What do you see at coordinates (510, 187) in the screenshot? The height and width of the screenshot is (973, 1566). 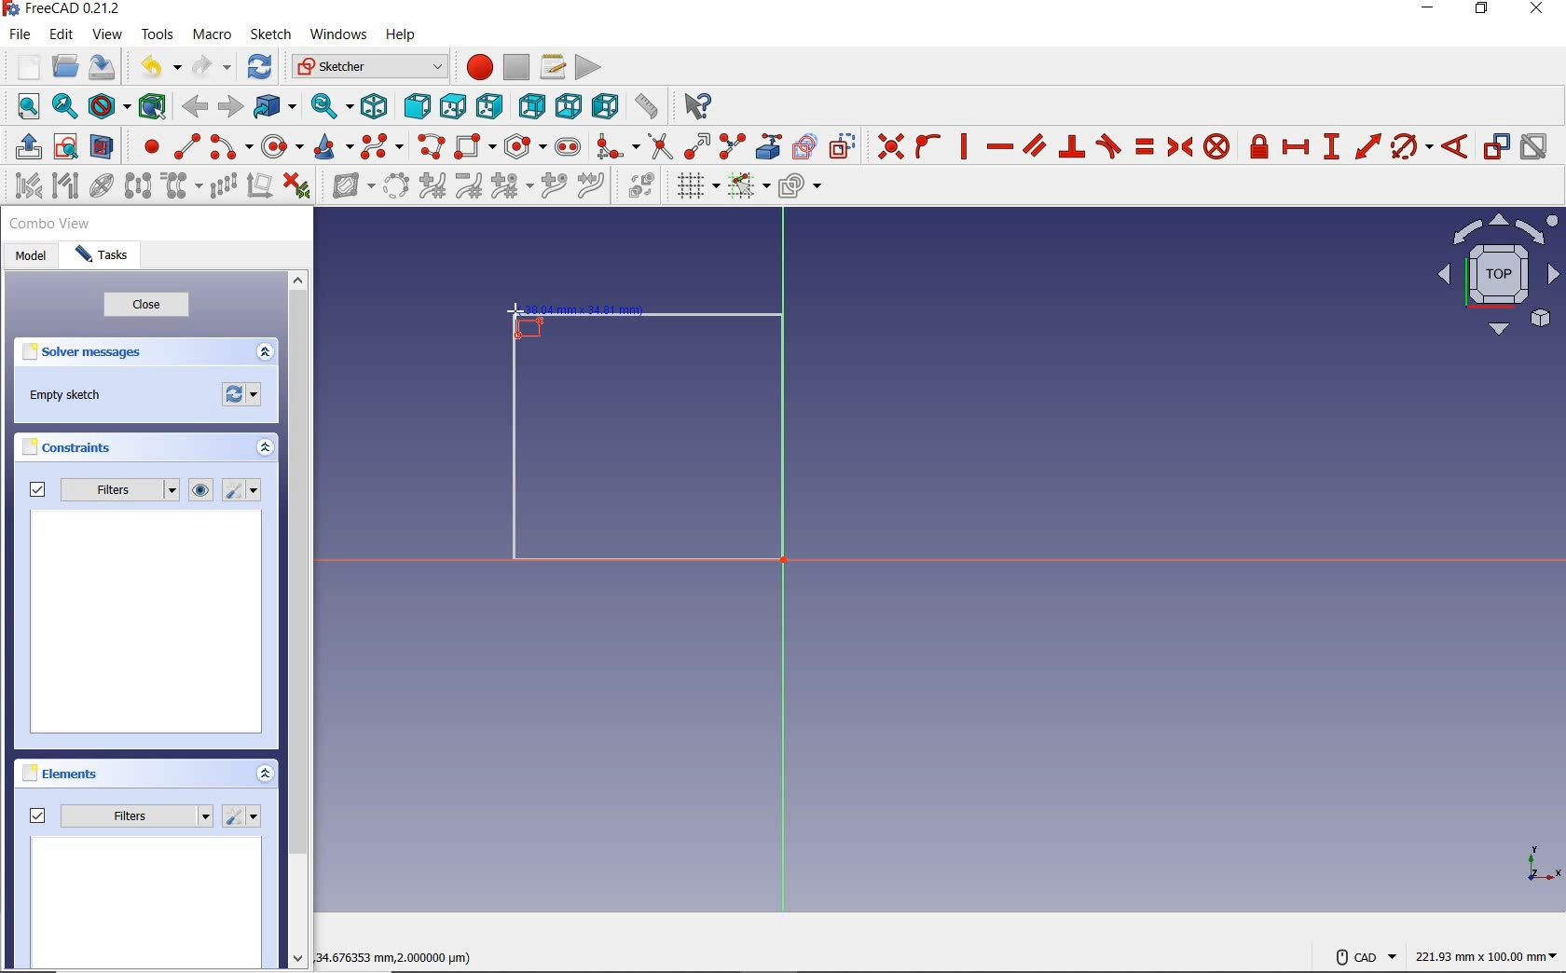 I see `modify knot multiplicity` at bounding box center [510, 187].